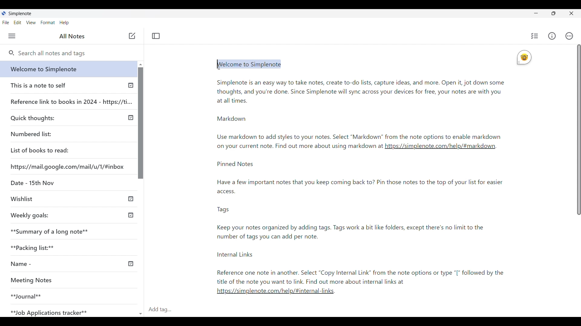 The height and width of the screenshot is (326, 581). Describe the element at coordinates (19, 264) in the screenshot. I see `Name` at that location.